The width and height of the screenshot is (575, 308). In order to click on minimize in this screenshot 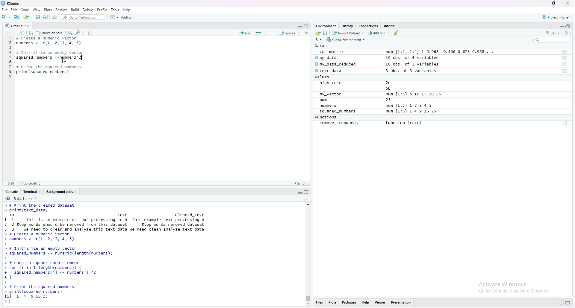, I will do `click(540, 3)`.